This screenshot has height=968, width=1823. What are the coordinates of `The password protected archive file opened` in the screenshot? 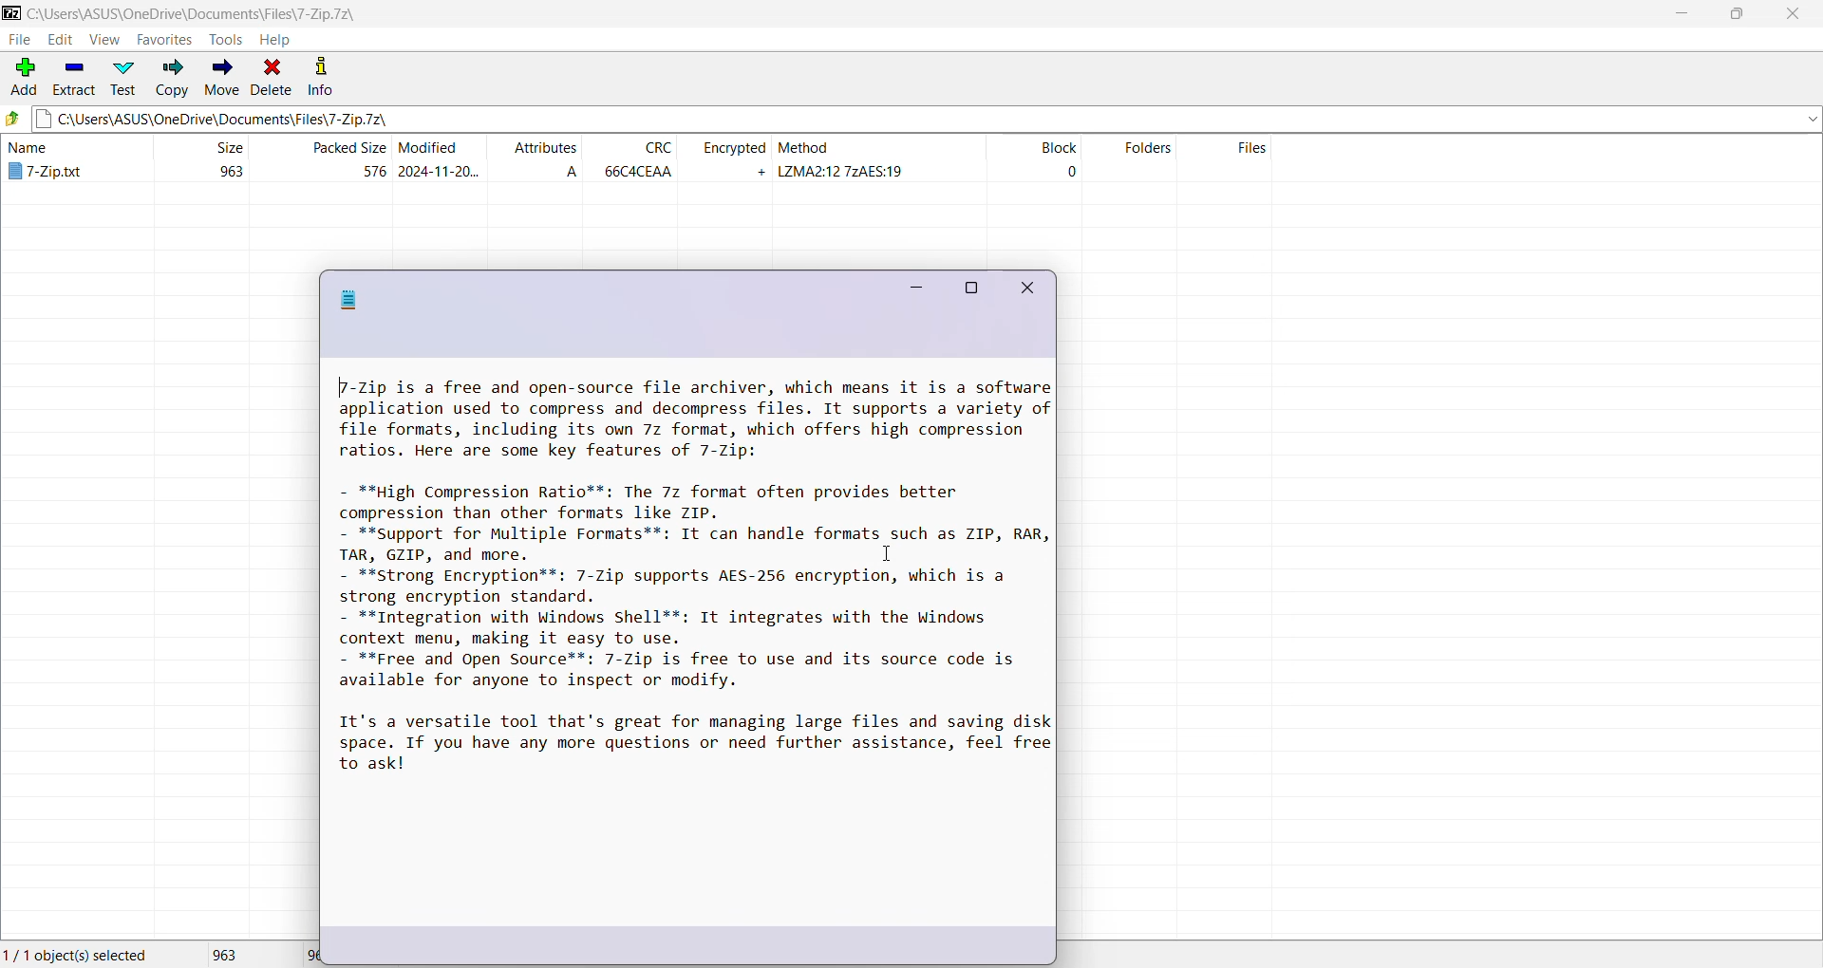 It's located at (687, 672).